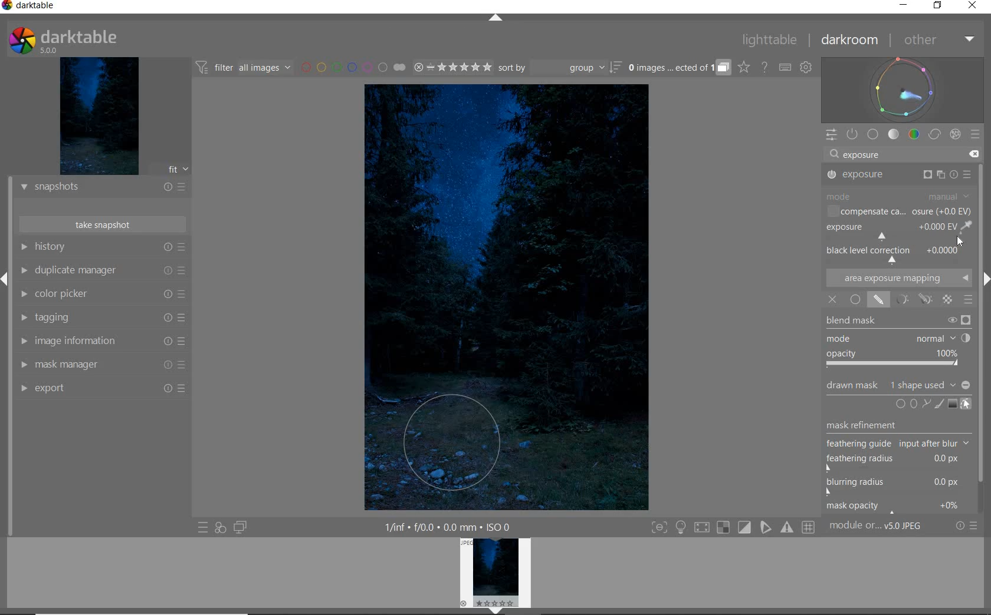 This screenshot has height=615, width=991. I want to click on blurring radius, so click(894, 487).